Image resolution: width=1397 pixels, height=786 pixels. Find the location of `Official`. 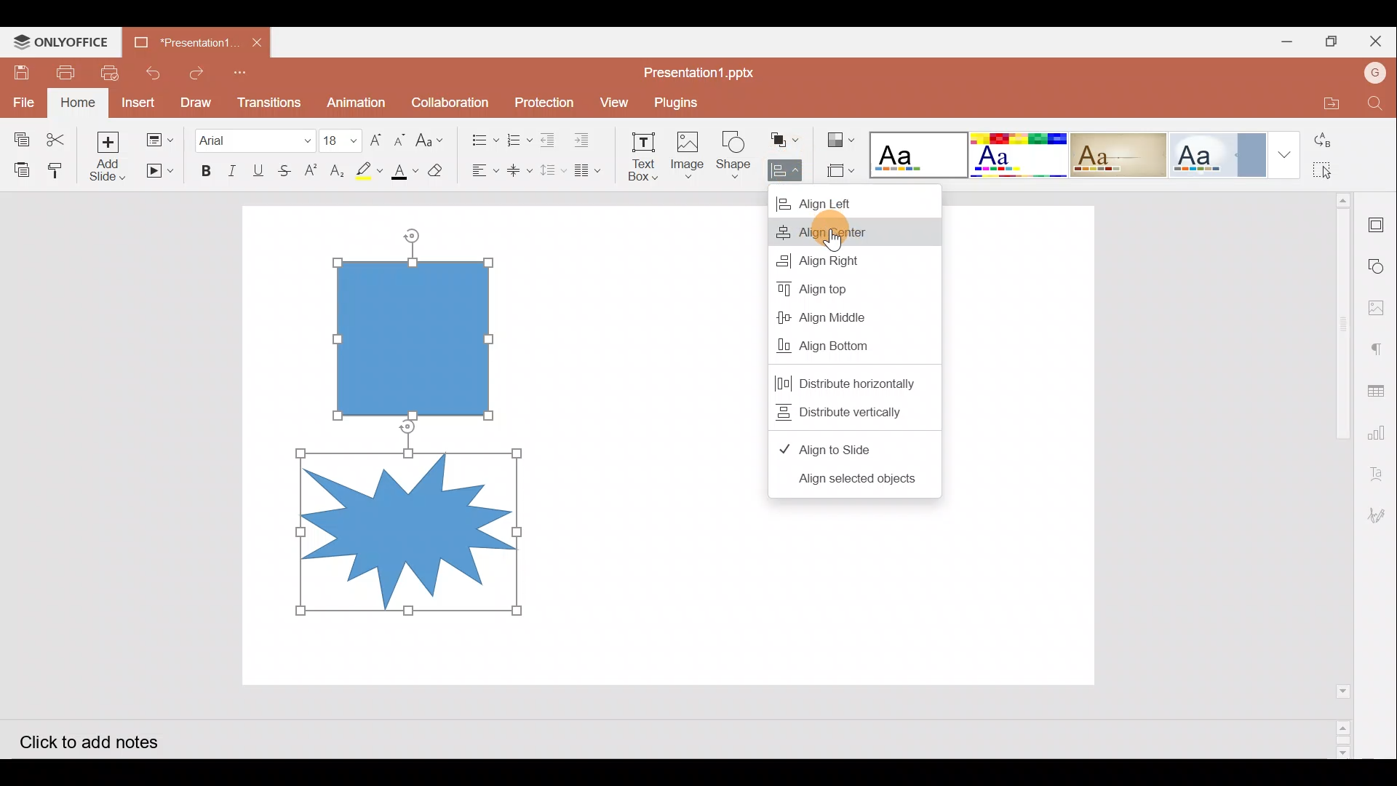

Official is located at coordinates (1234, 154).